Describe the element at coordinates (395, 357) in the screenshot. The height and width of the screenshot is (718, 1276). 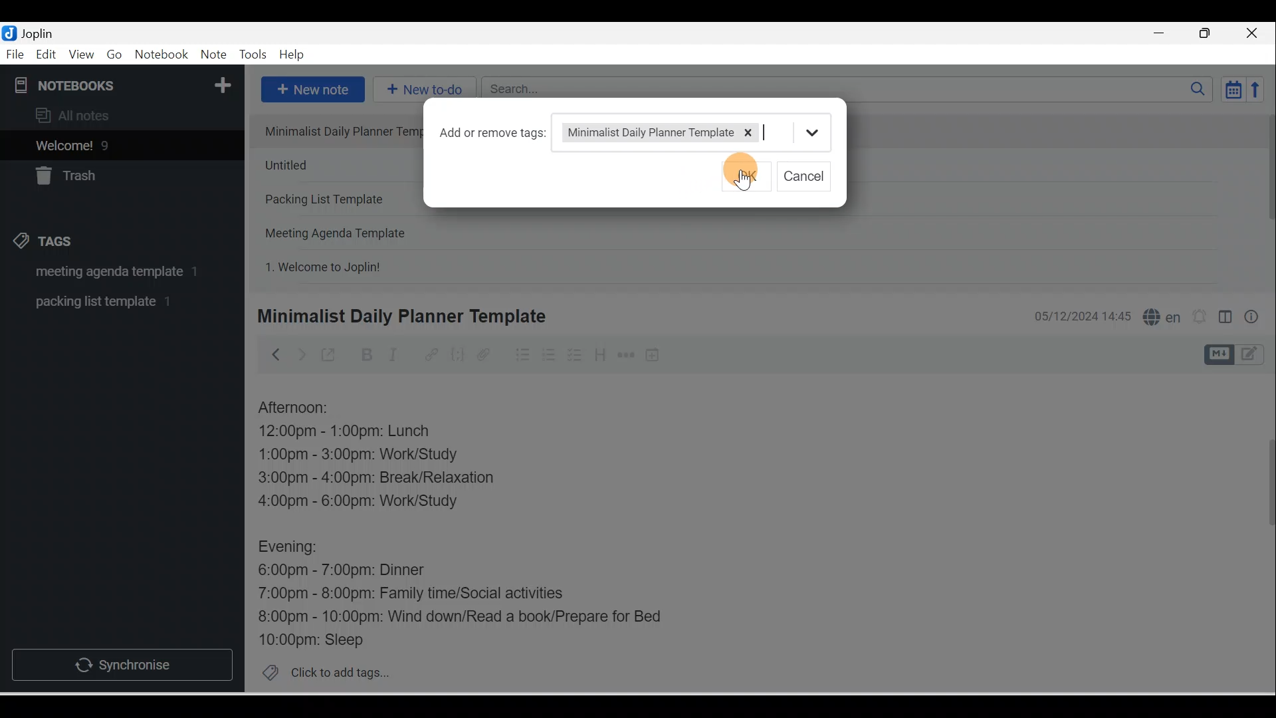
I see `Italic` at that location.